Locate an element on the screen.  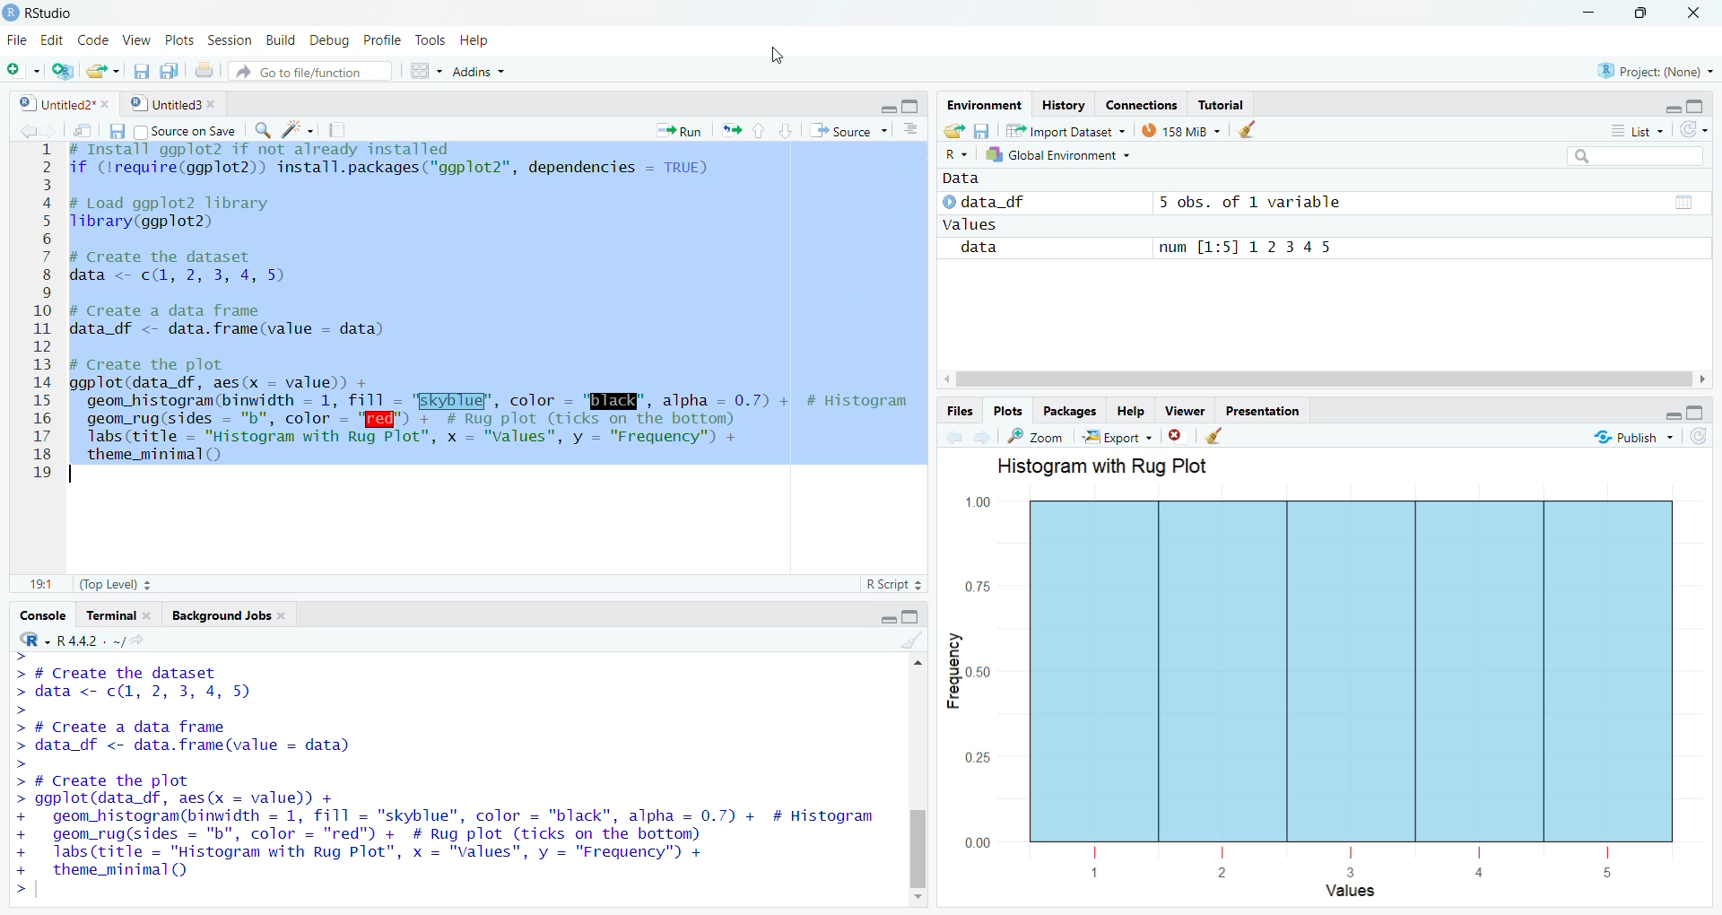
Packages is located at coordinates (1064, 410).